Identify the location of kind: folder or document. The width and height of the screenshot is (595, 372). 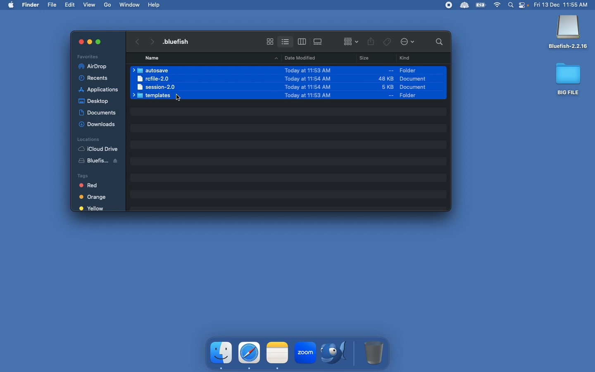
(419, 82).